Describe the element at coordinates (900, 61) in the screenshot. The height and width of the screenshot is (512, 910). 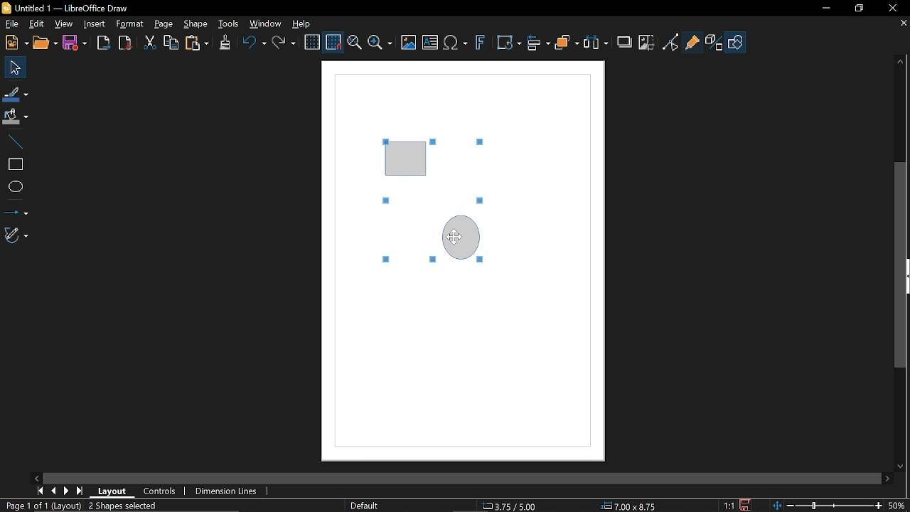
I see `Moveup` at that location.